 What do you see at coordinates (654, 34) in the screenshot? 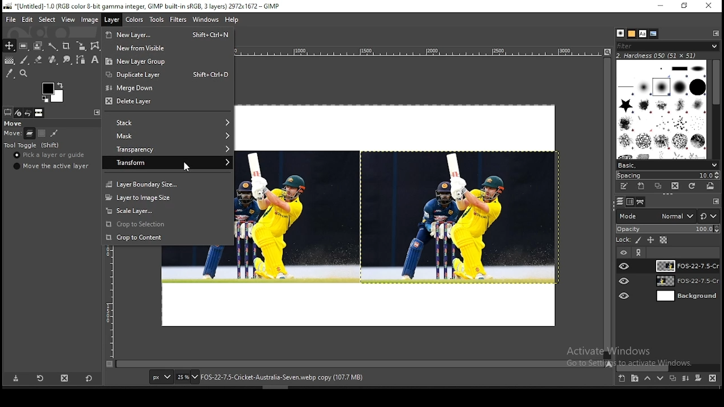
I see `document history` at bounding box center [654, 34].